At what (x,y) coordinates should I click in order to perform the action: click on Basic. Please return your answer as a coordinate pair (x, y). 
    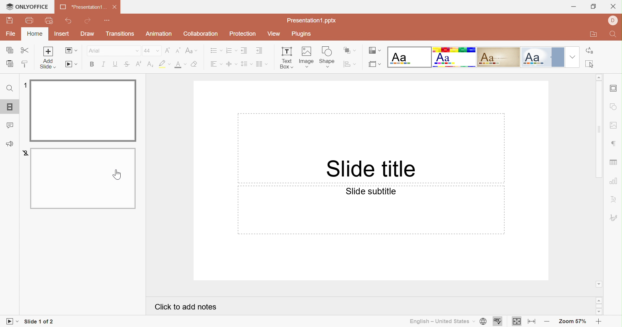
    Looking at the image, I should click on (454, 57).